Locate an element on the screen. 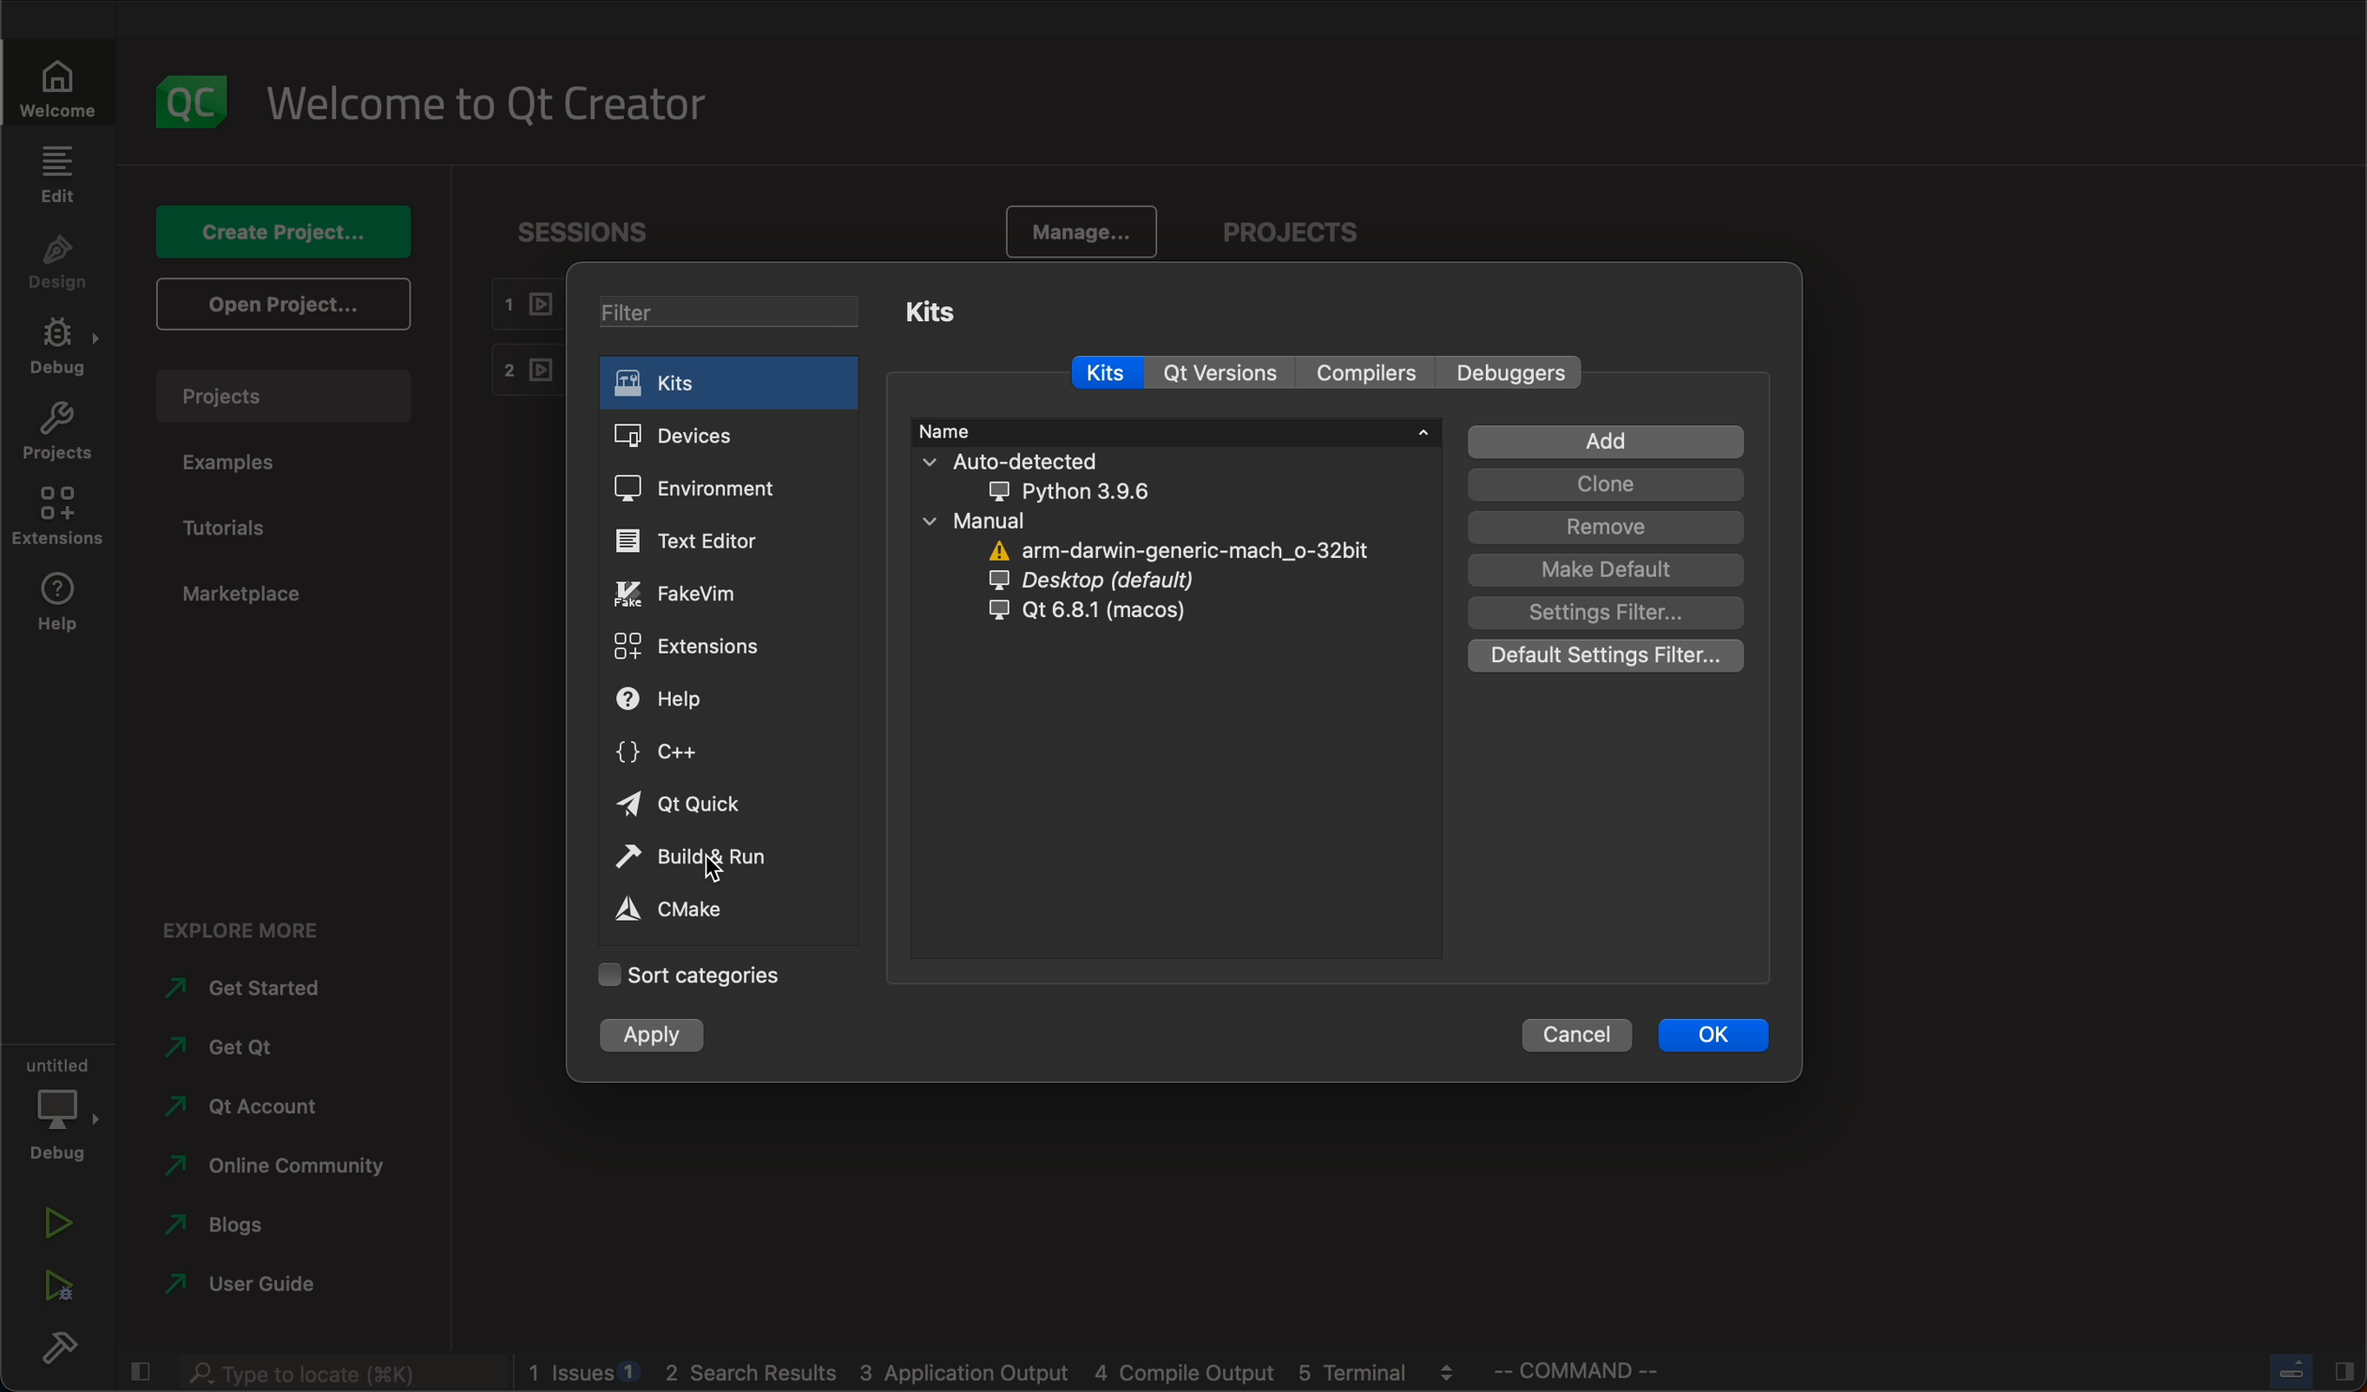 This screenshot has width=2367, height=1392. projects is located at coordinates (282, 395).